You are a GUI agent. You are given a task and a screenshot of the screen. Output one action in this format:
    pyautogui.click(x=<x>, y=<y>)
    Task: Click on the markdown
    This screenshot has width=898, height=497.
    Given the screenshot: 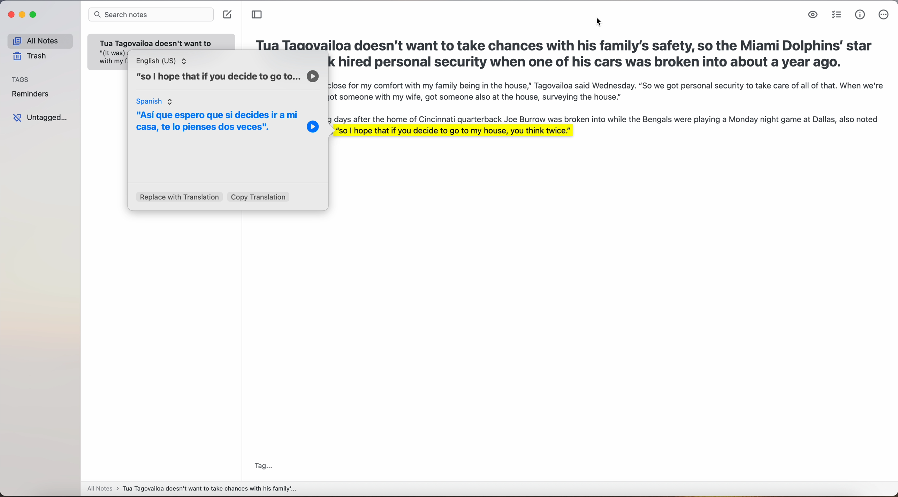 What is the action you would take?
    pyautogui.click(x=813, y=15)
    